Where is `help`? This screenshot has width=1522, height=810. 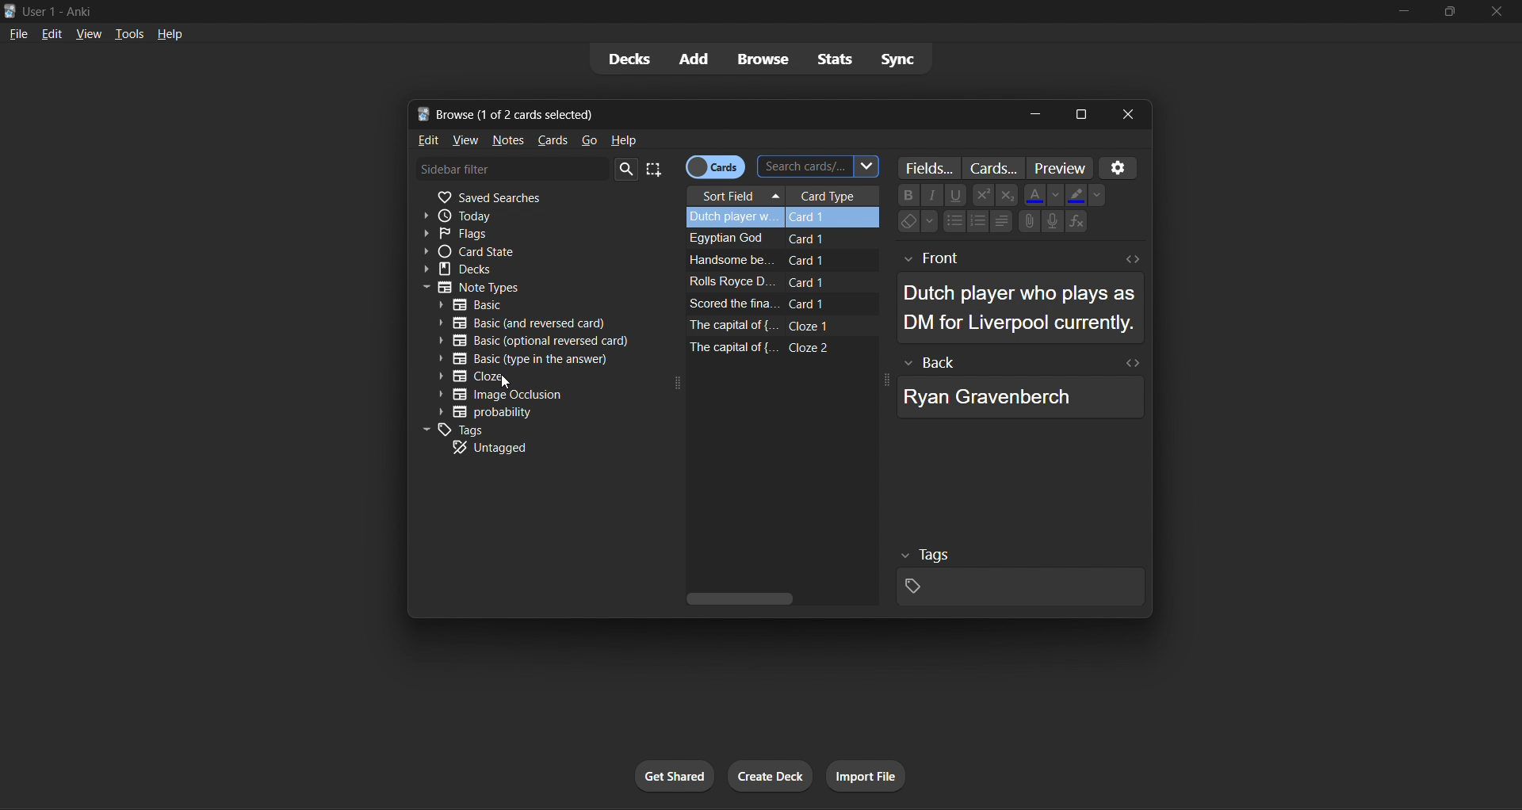
help is located at coordinates (174, 33).